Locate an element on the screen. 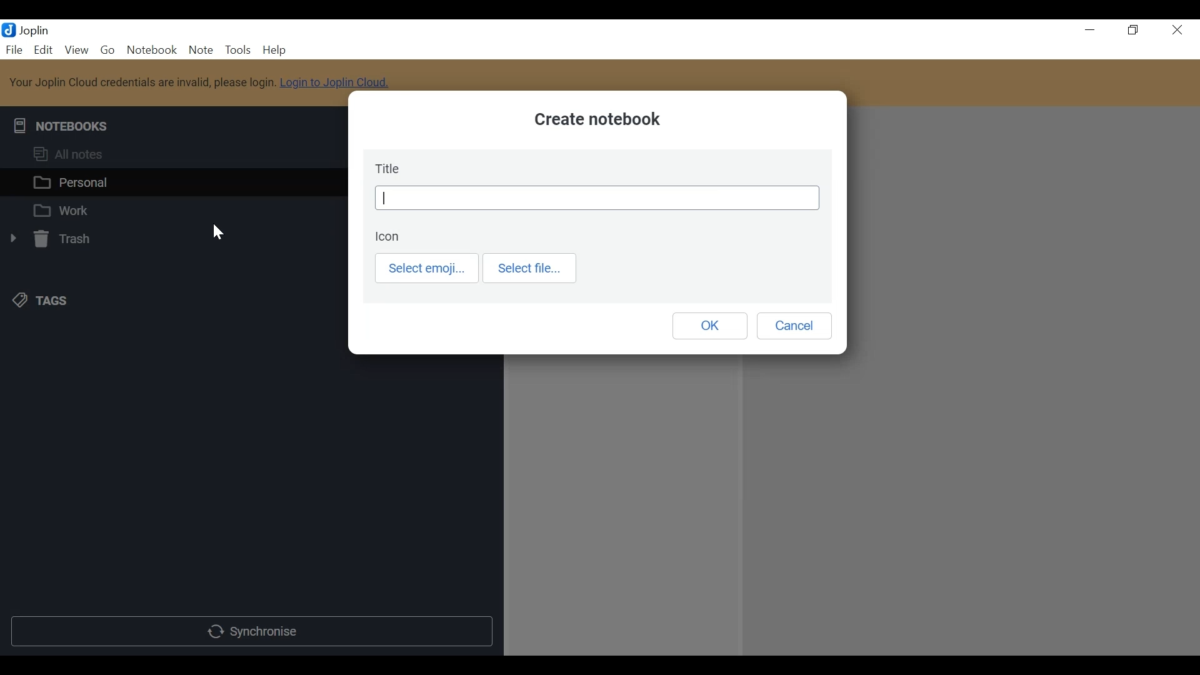  Restore is located at coordinates (1133, 30).